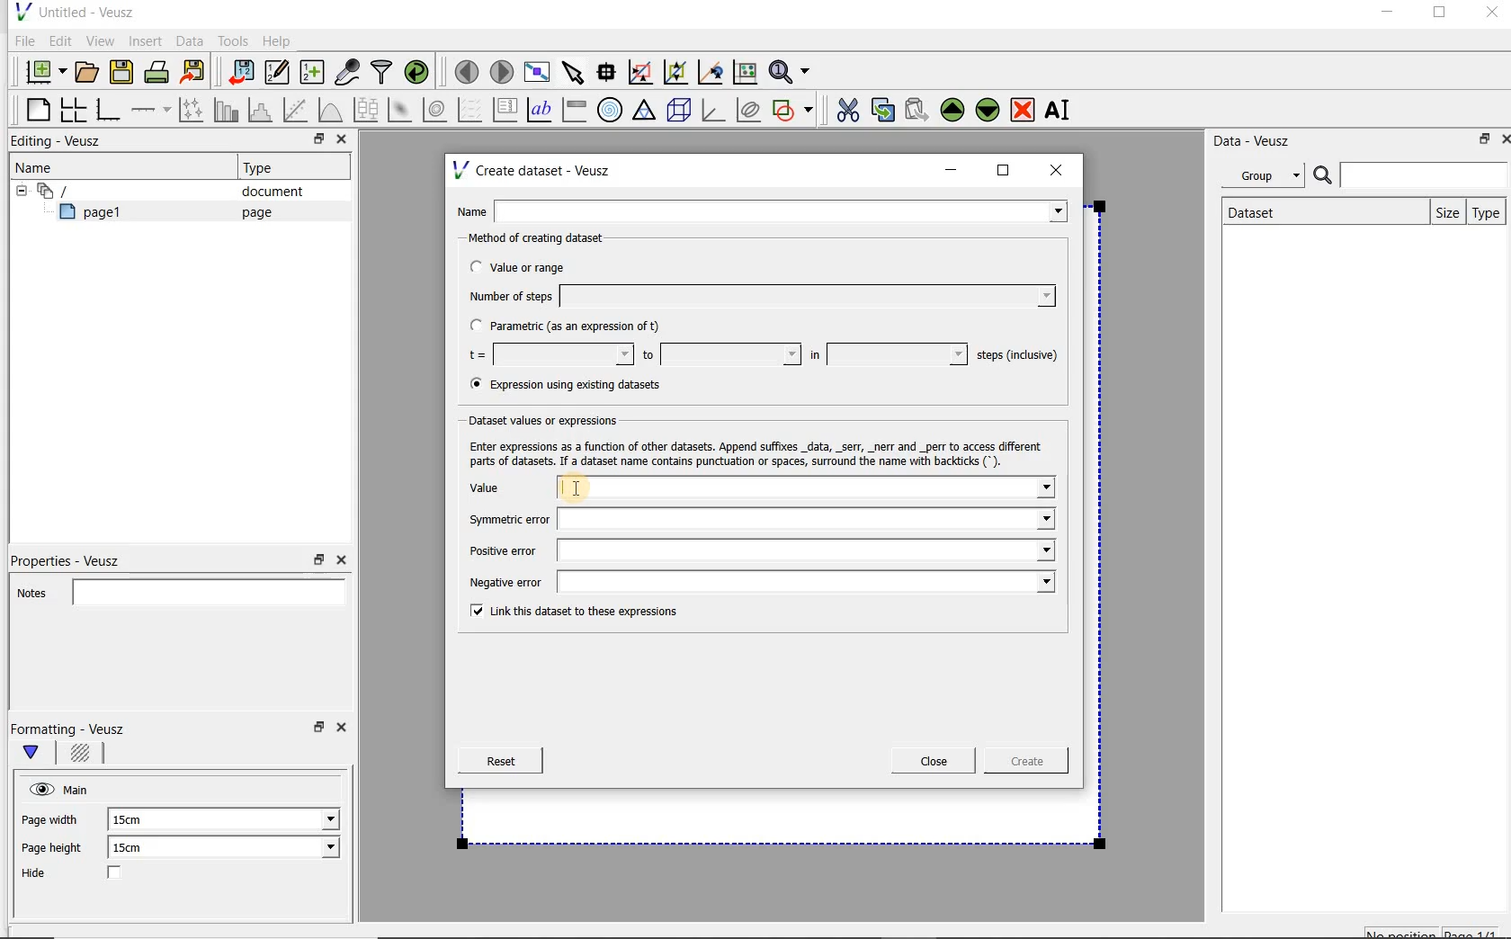  What do you see at coordinates (50, 817) in the screenshot?
I see `Page width` at bounding box center [50, 817].